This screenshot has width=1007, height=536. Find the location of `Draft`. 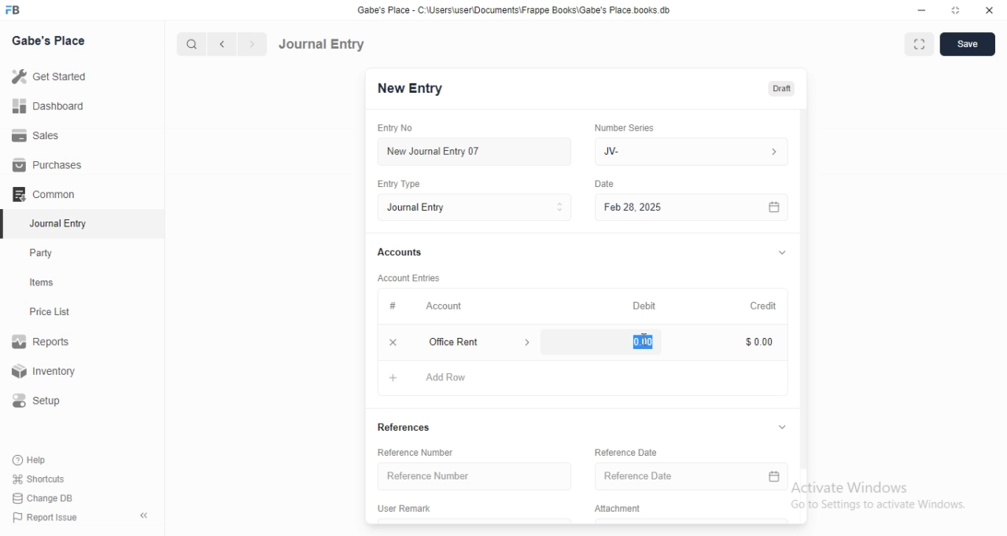

Draft is located at coordinates (781, 89).